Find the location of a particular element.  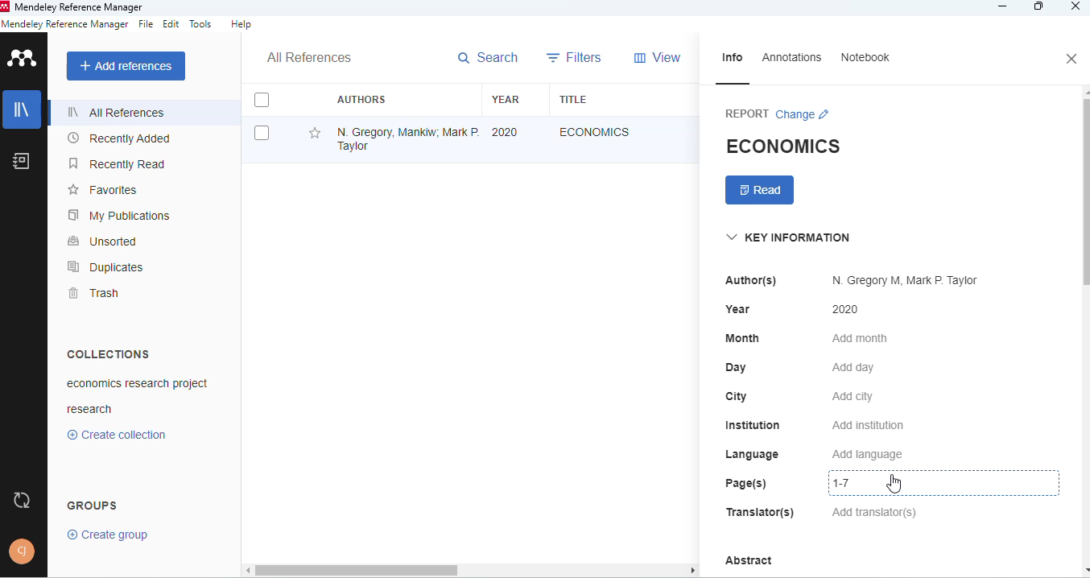

add this reference to favorites is located at coordinates (316, 134).